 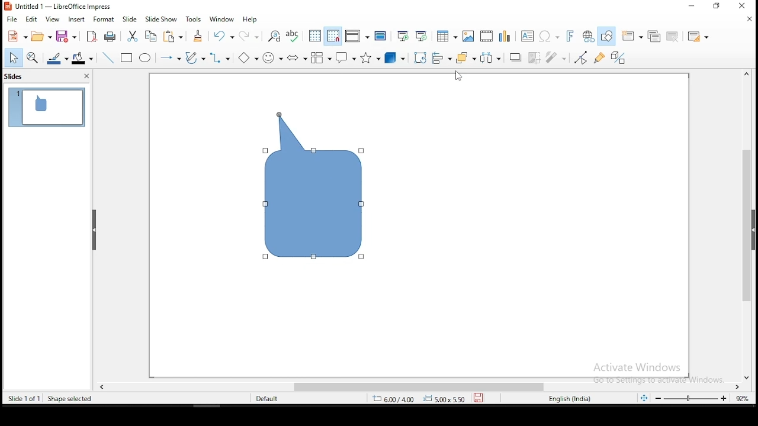 I want to click on connectors, so click(x=220, y=58).